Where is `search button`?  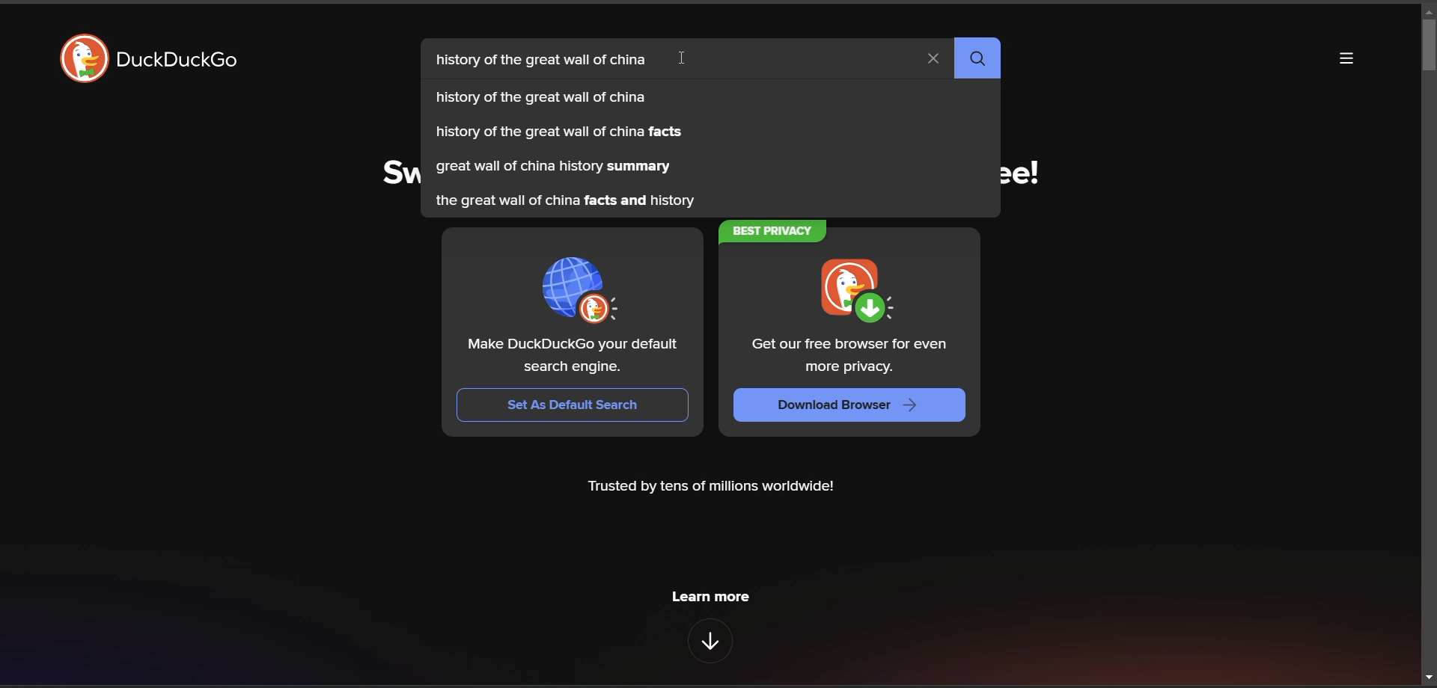
search button is located at coordinates (977, 58).